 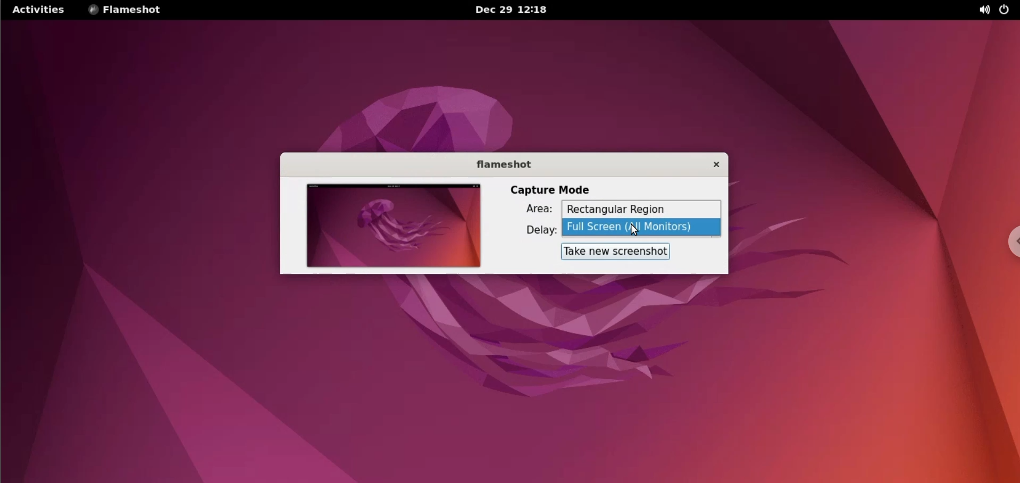 What do you see at coordinates (1009, 10) in the screenshot?
I see `power options` at bounding box center [1009, 10].